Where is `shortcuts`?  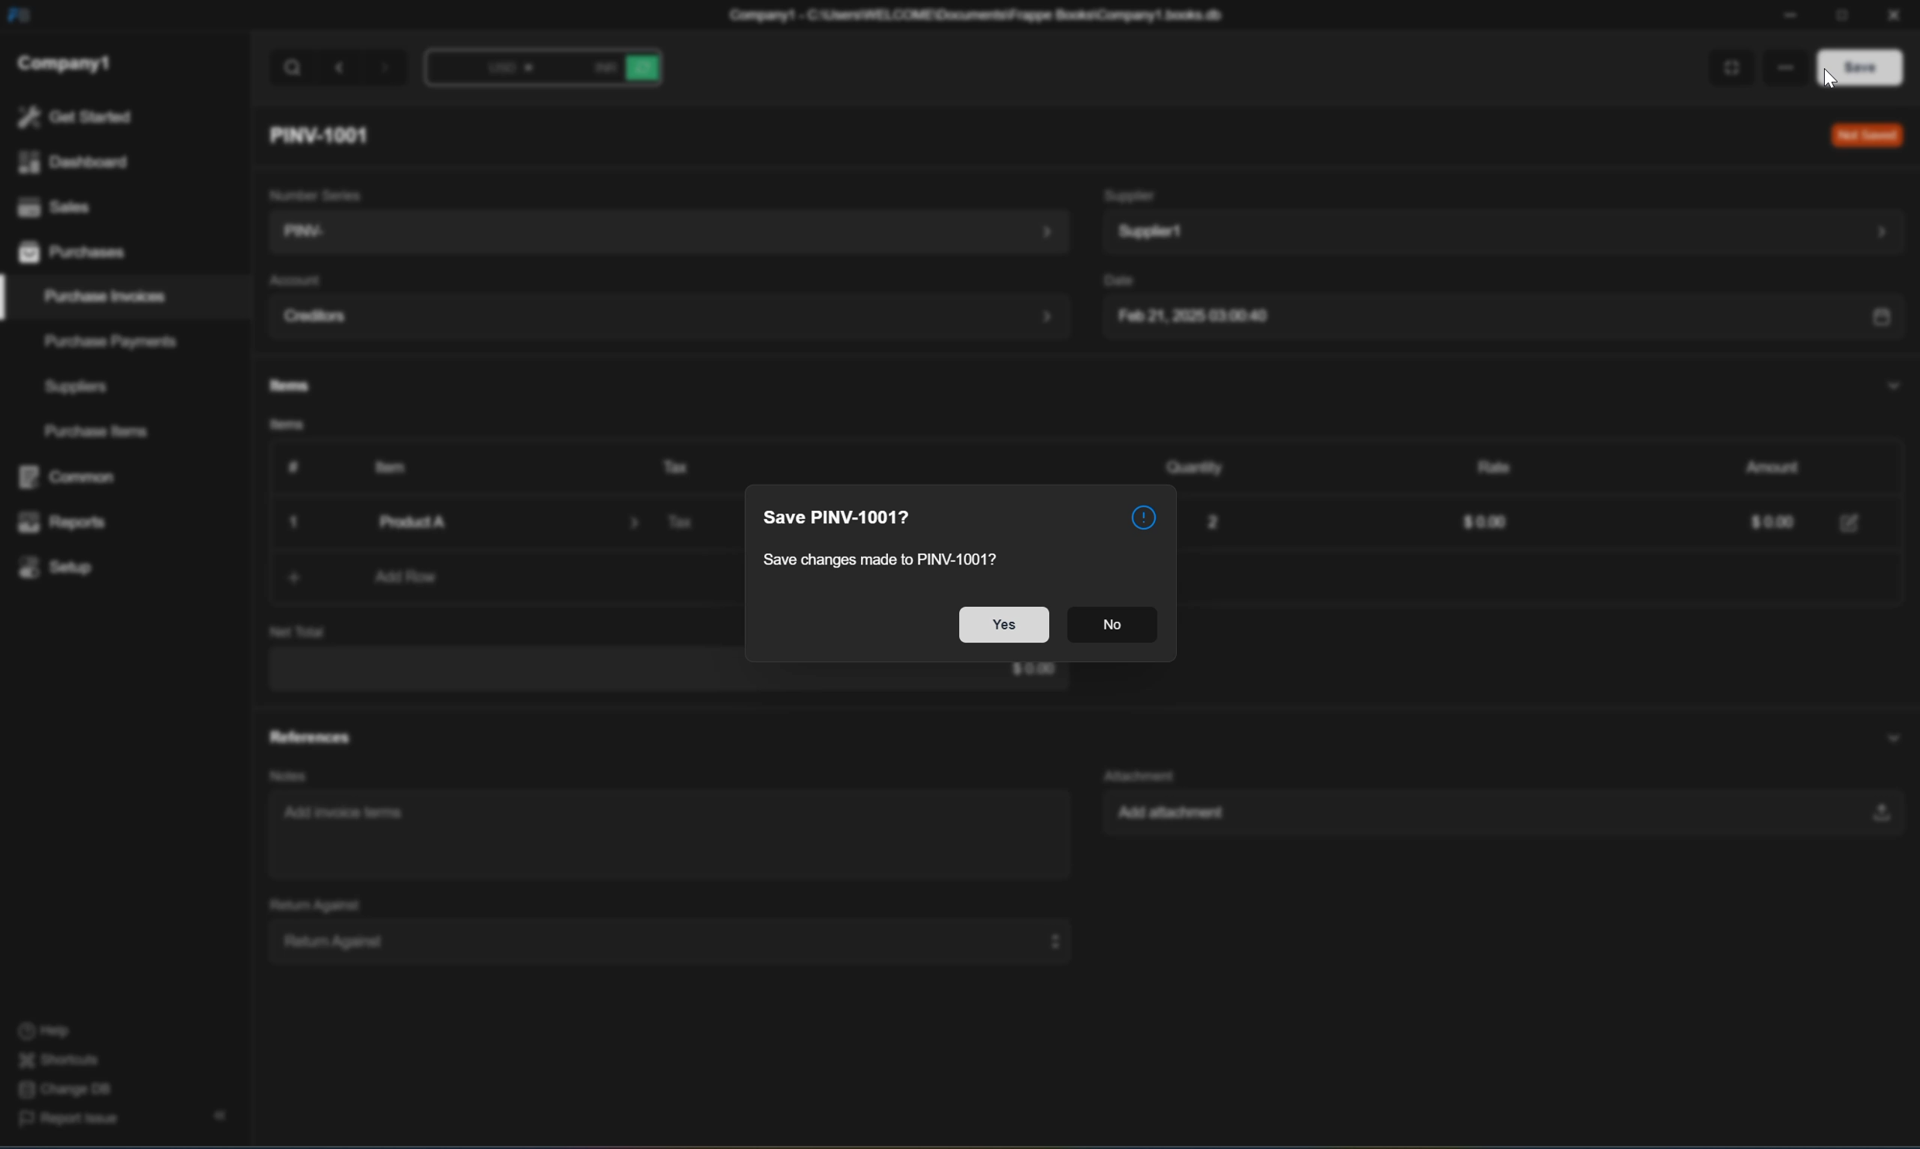
shortcuts is located at coordinates (60, 1061).